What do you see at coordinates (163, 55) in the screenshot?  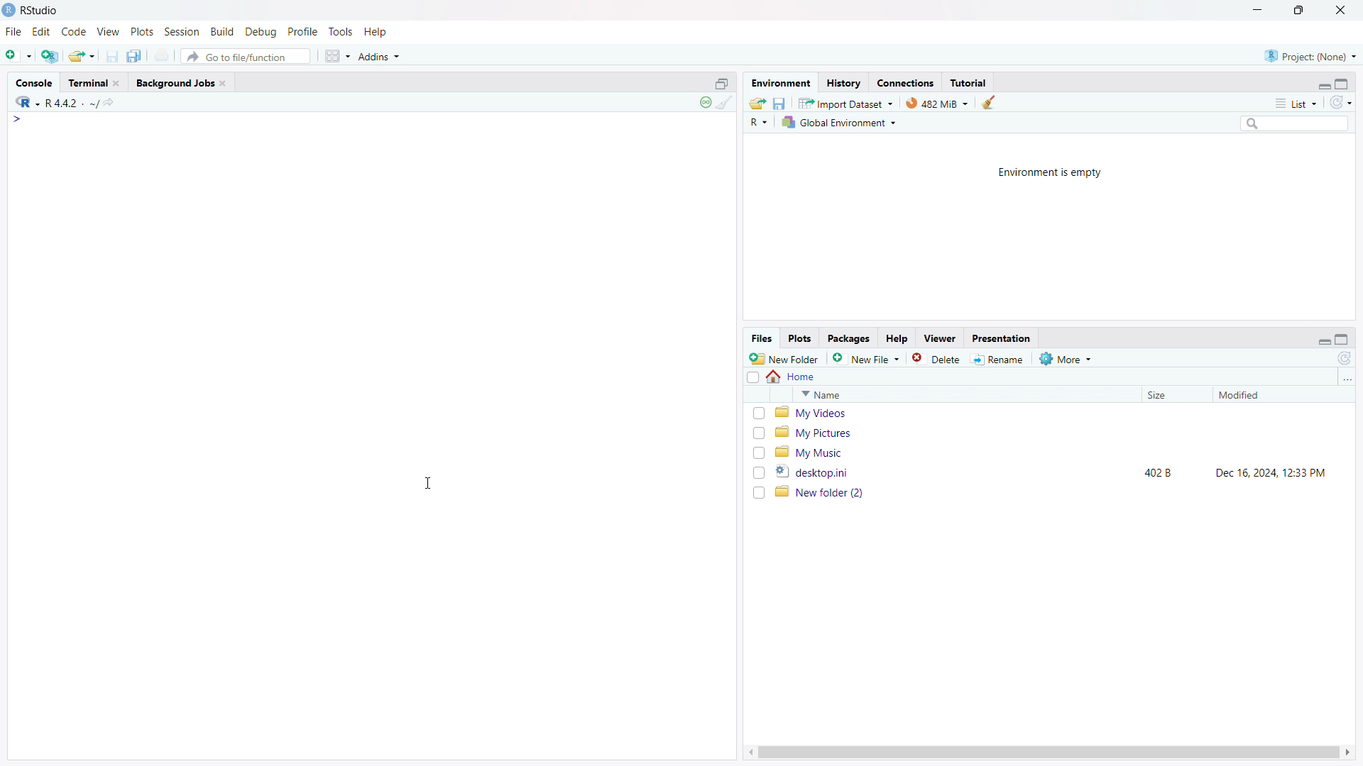 I see `print` at bounding box center [163, 55].